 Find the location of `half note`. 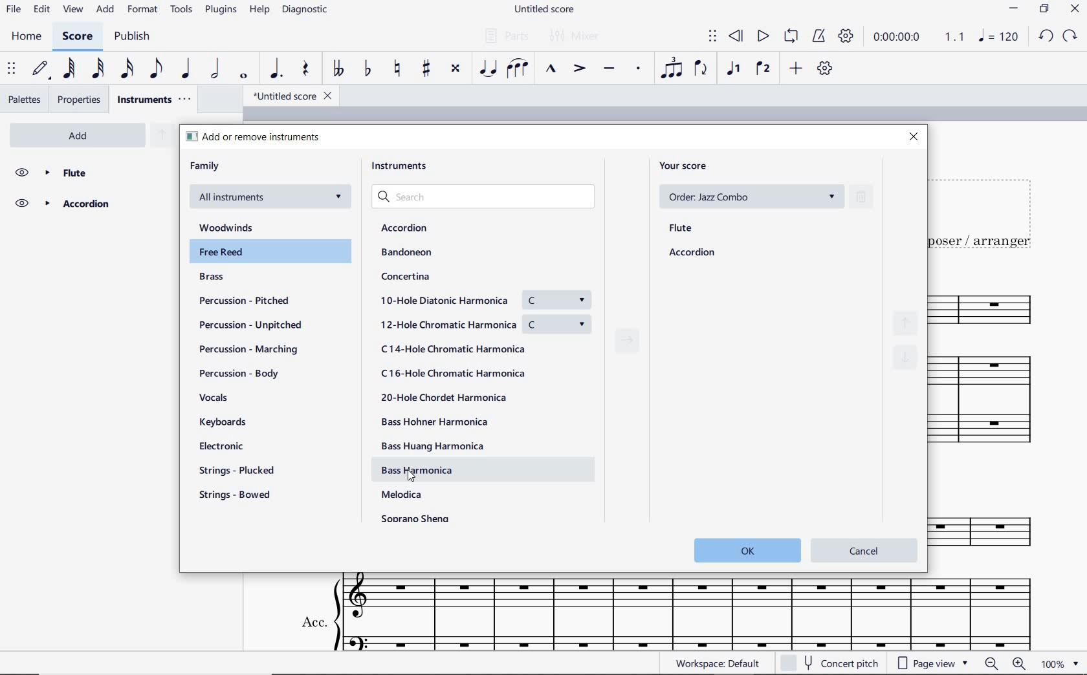

half note is located at coordinates (217, 69).